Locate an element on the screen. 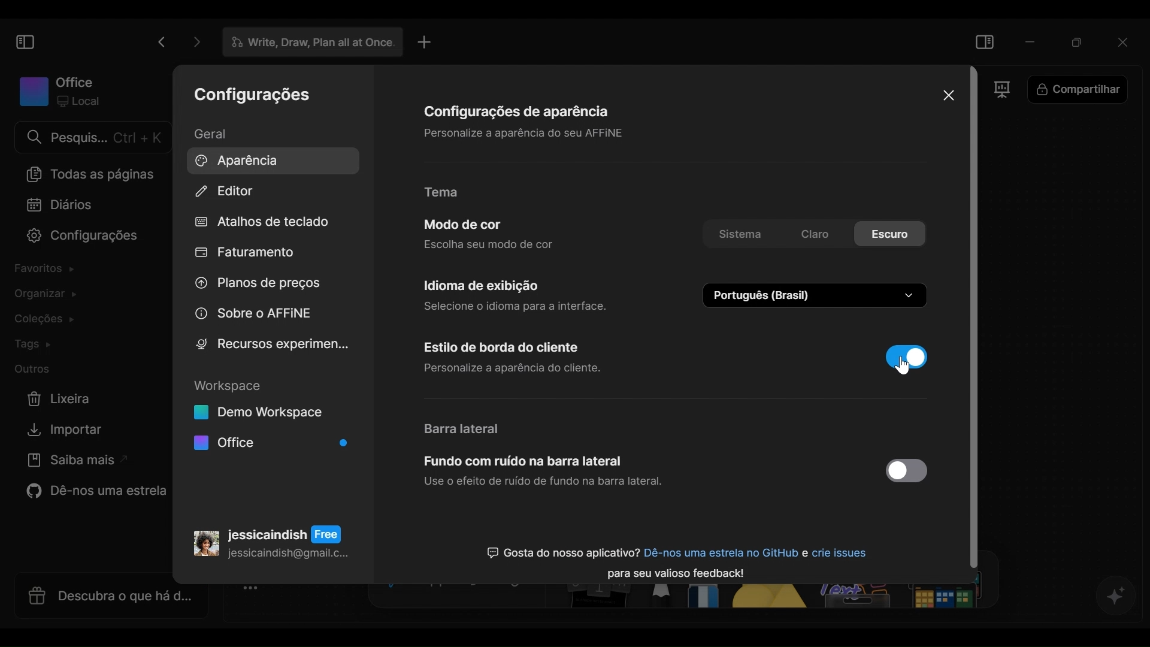 This screenshot has height=647, width=1150. Colections is located at coordinates (52, 319).